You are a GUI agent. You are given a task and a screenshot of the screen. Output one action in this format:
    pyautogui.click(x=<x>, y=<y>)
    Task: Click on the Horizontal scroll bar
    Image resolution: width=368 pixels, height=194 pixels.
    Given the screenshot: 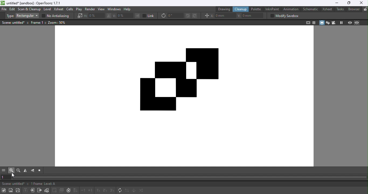 What is the action you would take?
    pyautogui.click(x=190, y=177)
    